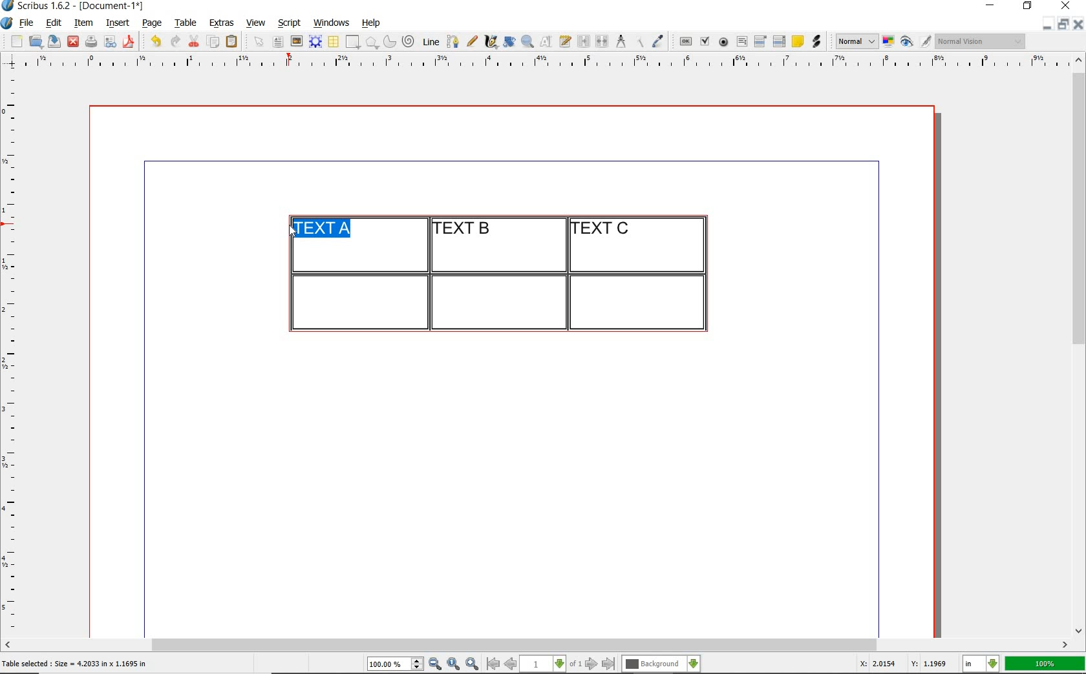  What do you see at coordinates (396, 664) in the screenshot?
I see `select current zoom level` at bounding box center [396, 664].